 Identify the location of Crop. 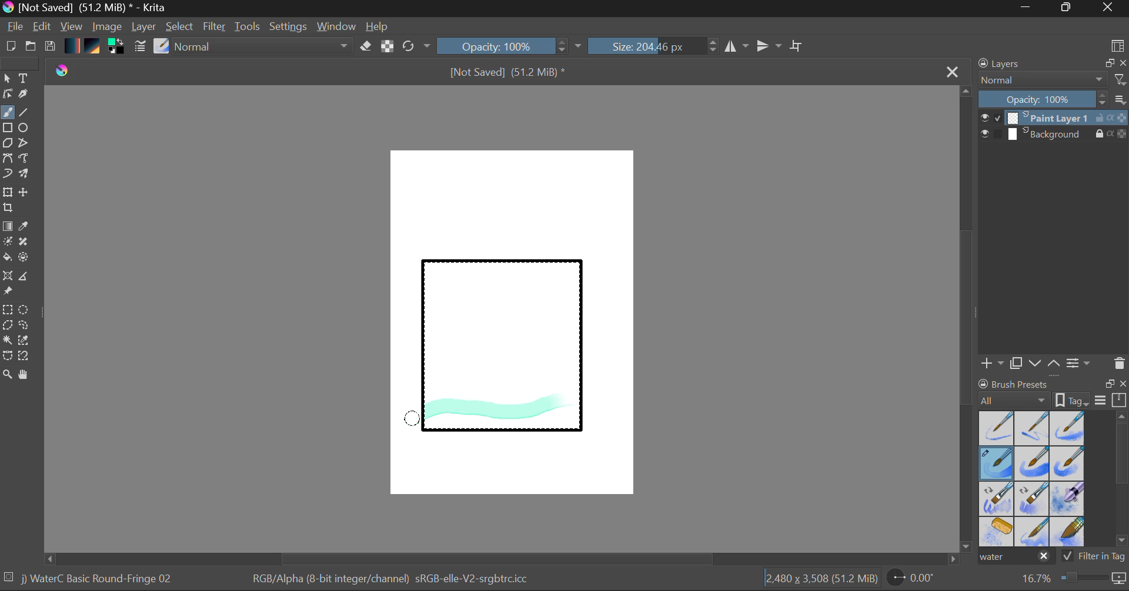
(798, 46).